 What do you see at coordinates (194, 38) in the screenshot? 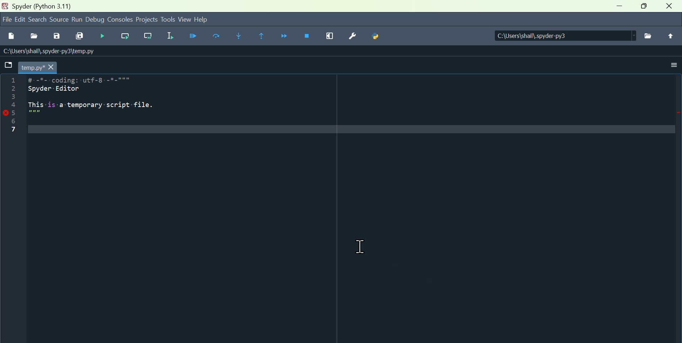
I see `Run file` at bounding box center [194, 38].